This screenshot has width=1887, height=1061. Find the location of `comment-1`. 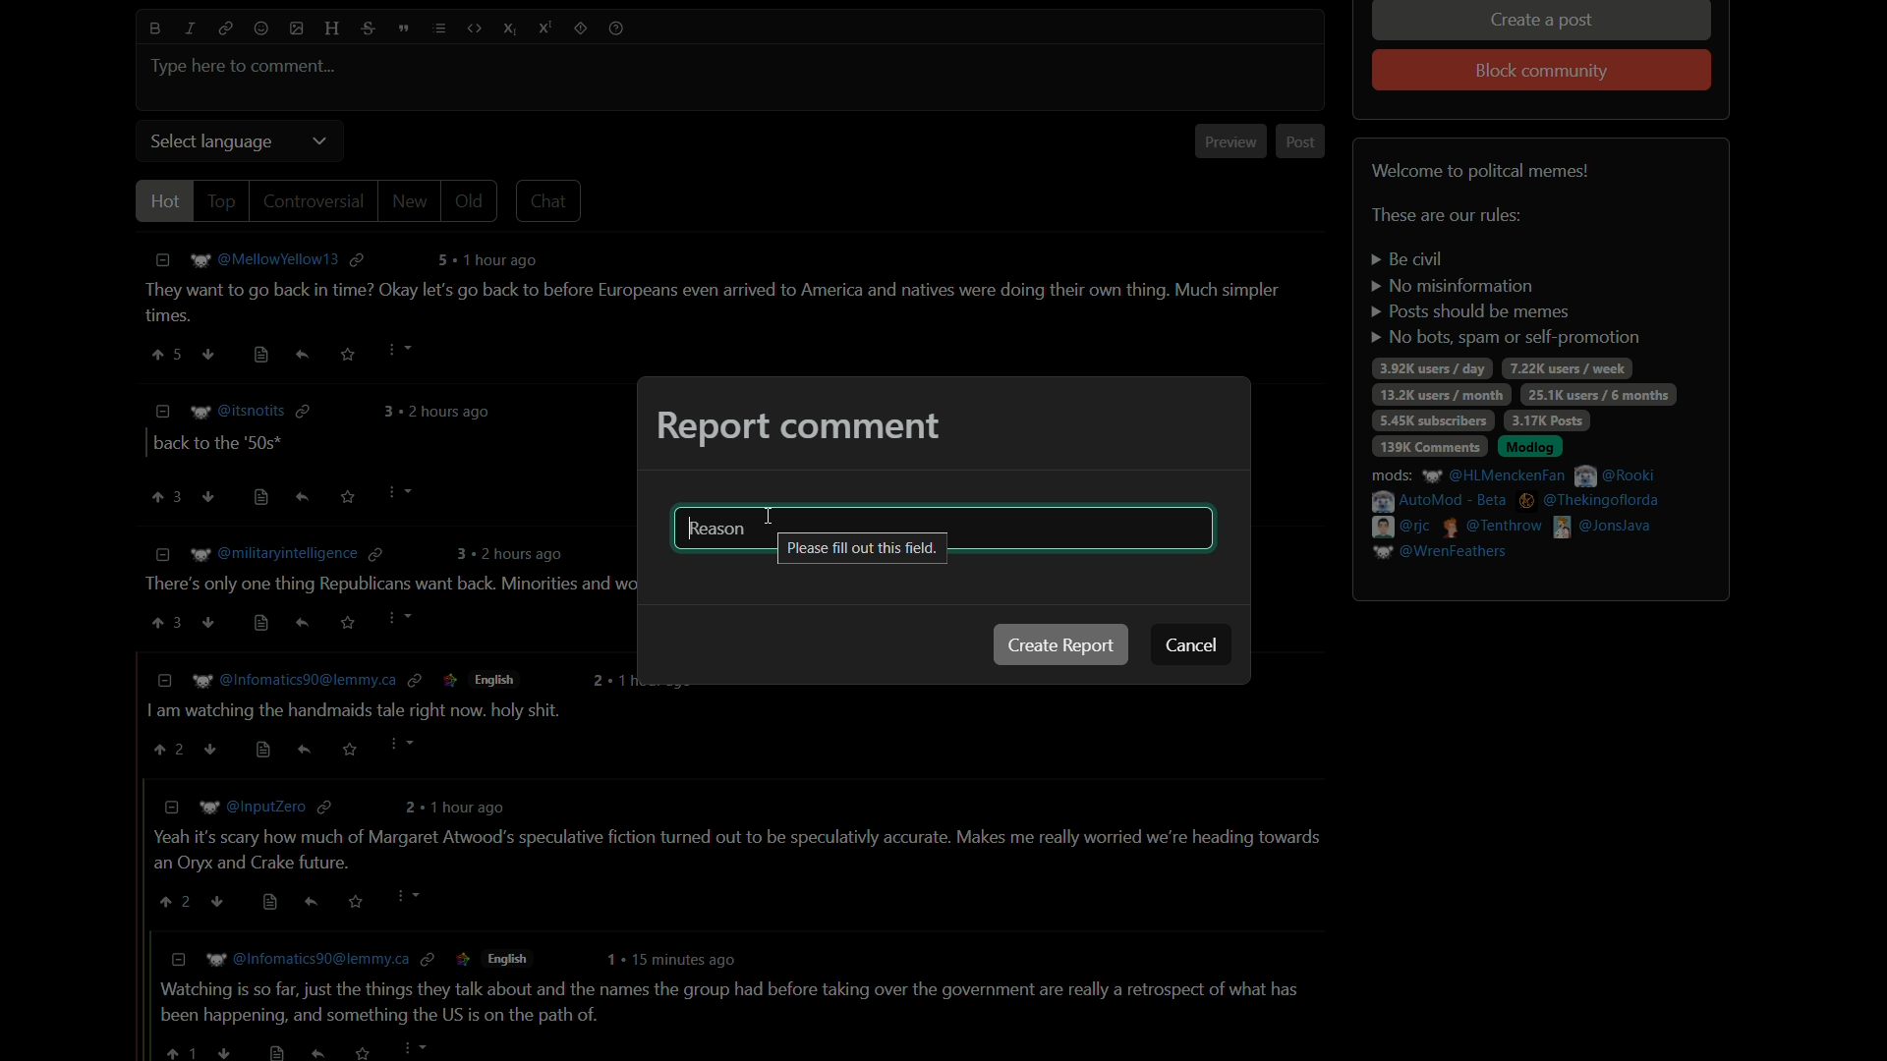

comment-1 is located at coordinates (722, 306).